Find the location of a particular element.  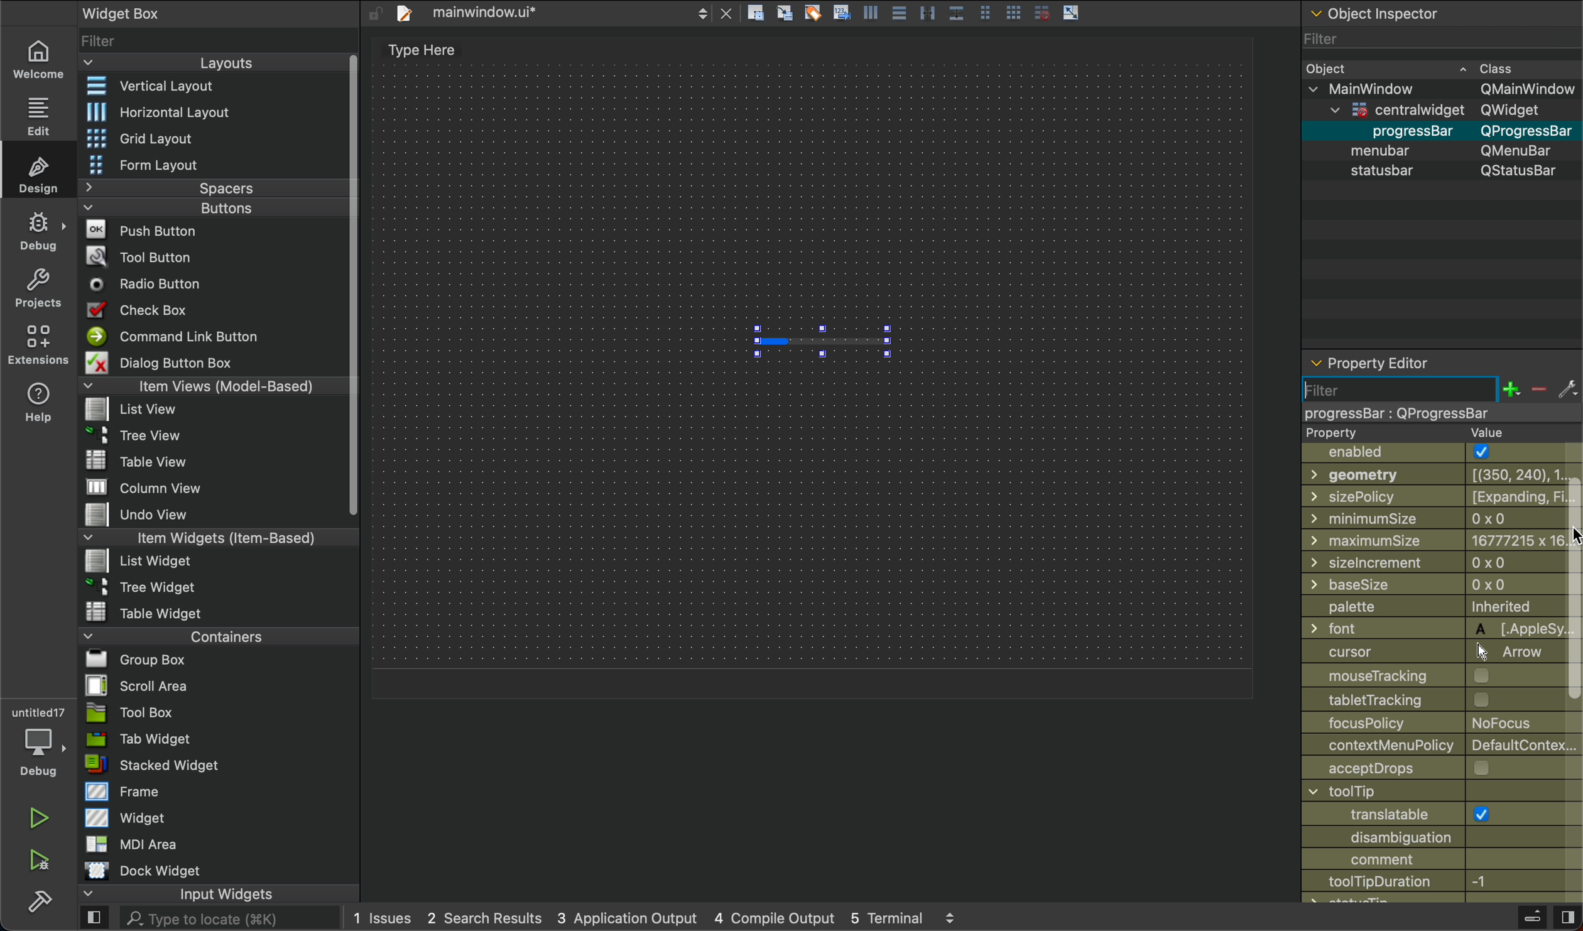

File is located at coordinates (145, 585).